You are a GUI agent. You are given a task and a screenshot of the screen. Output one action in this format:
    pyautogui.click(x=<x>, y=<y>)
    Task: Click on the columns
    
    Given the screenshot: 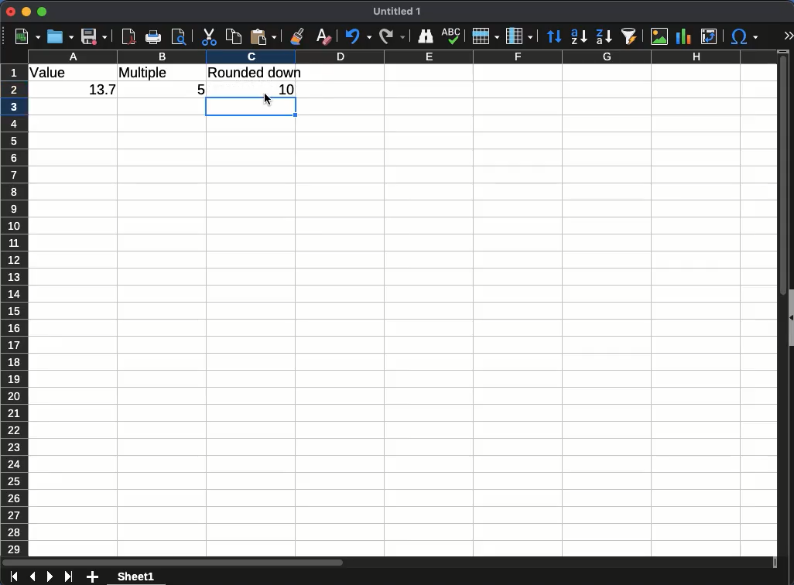 What is the action you would take?
    pyautogui.click(x=519, y=36)
    